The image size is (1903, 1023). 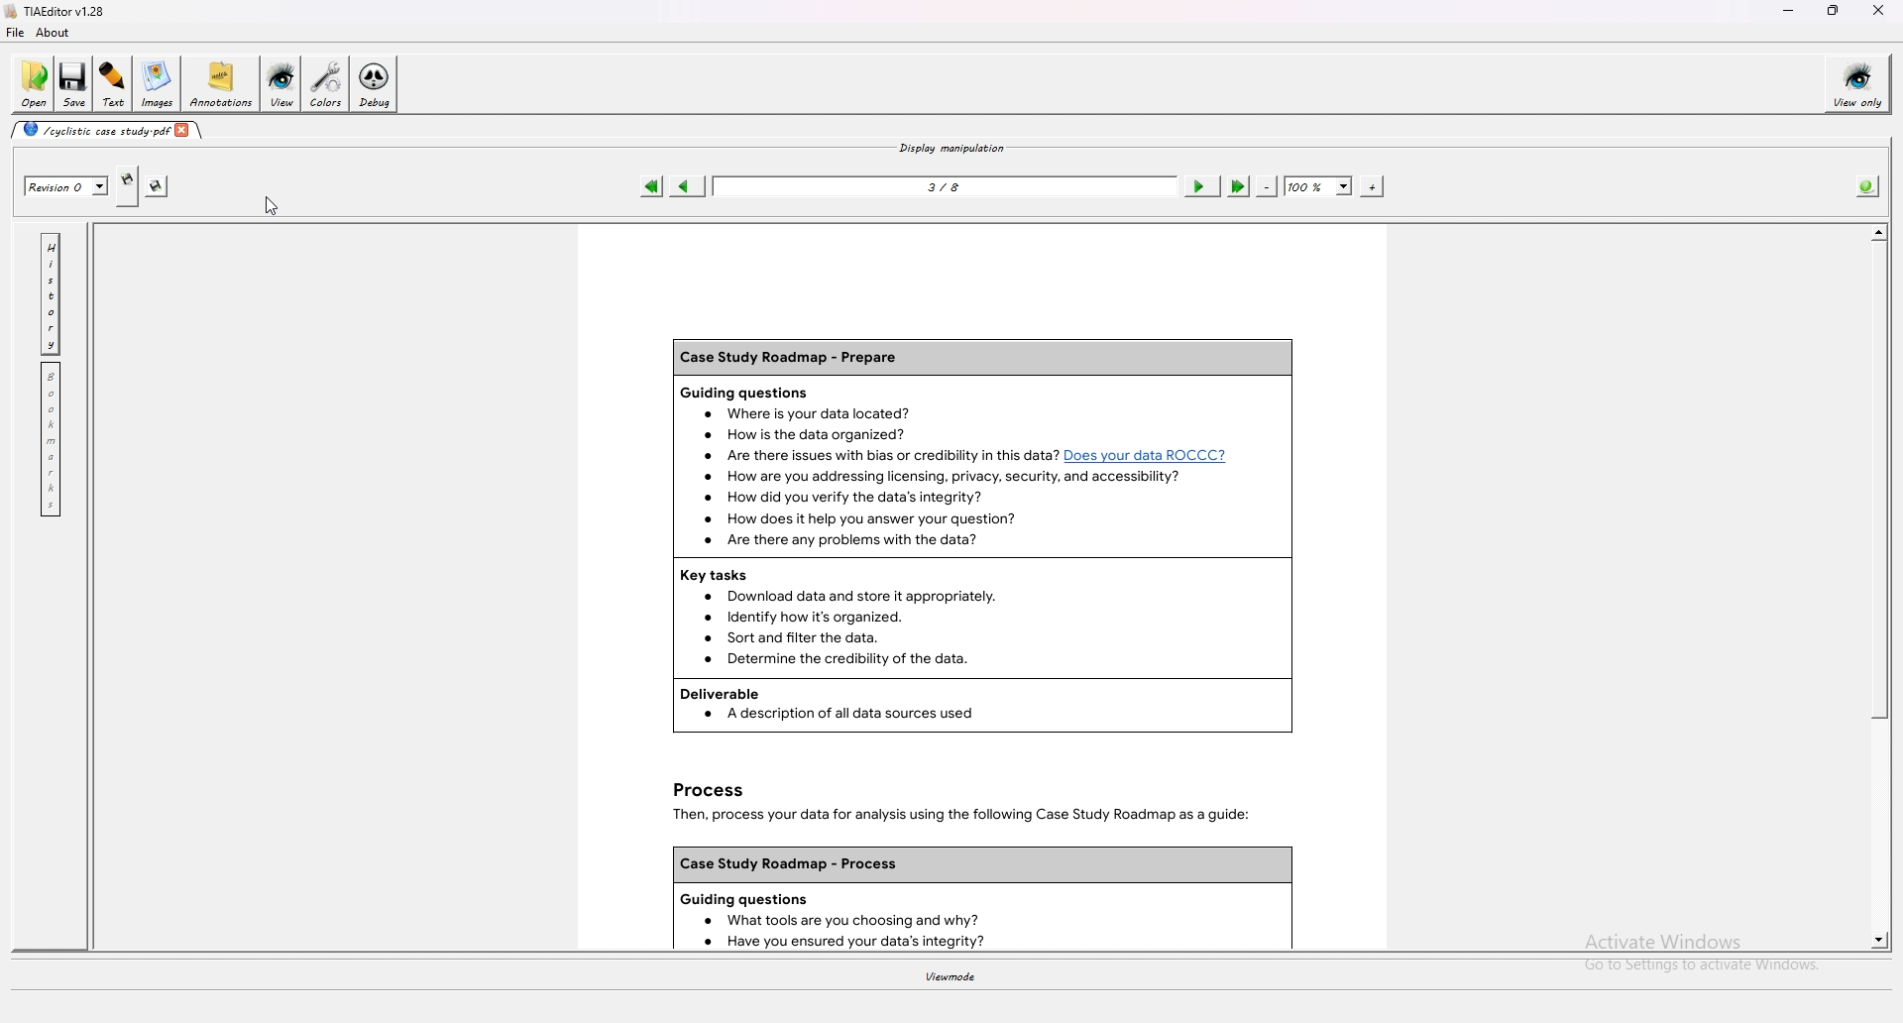 I want to click on Are there any problems with the data?, so click(x=858, y=541).